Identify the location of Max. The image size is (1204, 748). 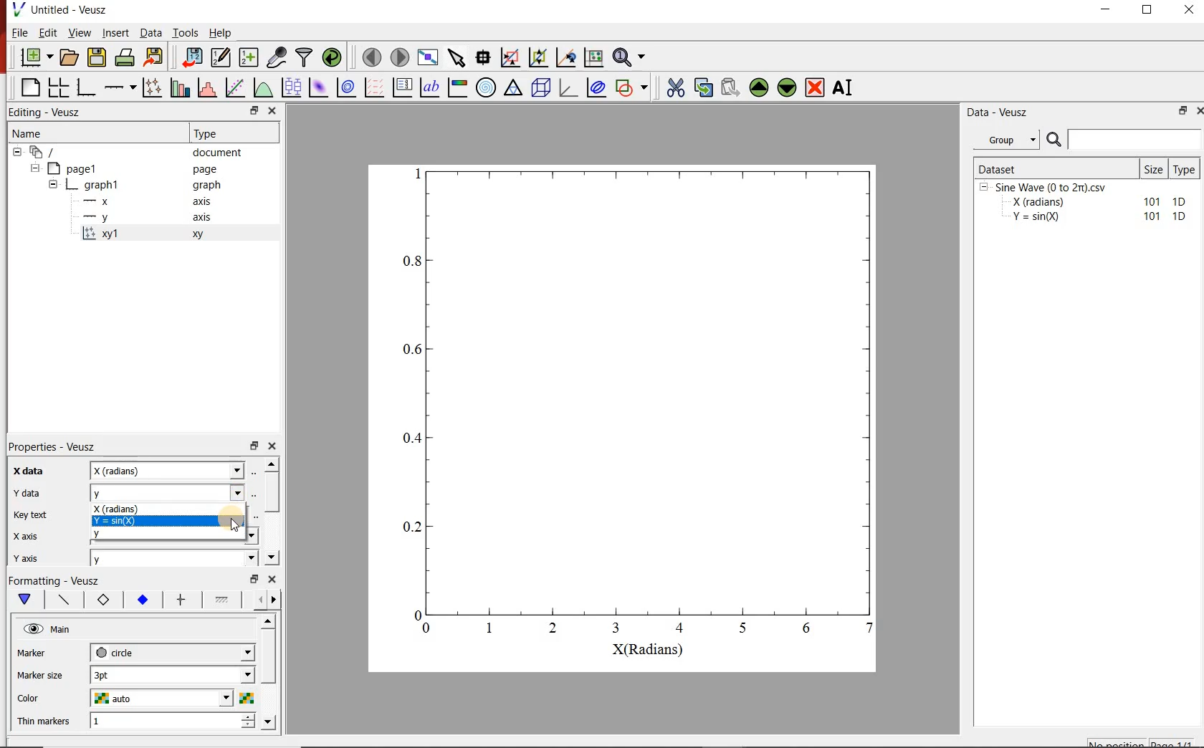
(32, 513).